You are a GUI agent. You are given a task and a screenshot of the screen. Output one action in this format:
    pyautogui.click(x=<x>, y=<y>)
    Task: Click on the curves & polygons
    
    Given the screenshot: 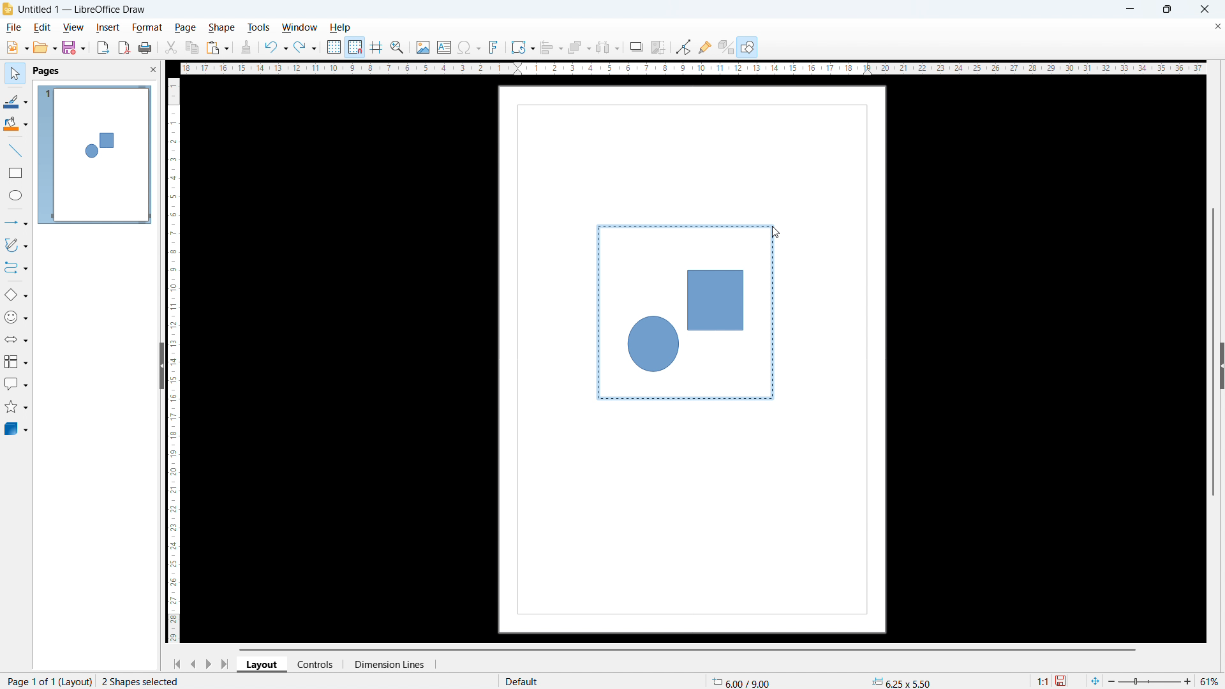 What is the action you would take?
    pyautogui.click(x=17, y=245)
    